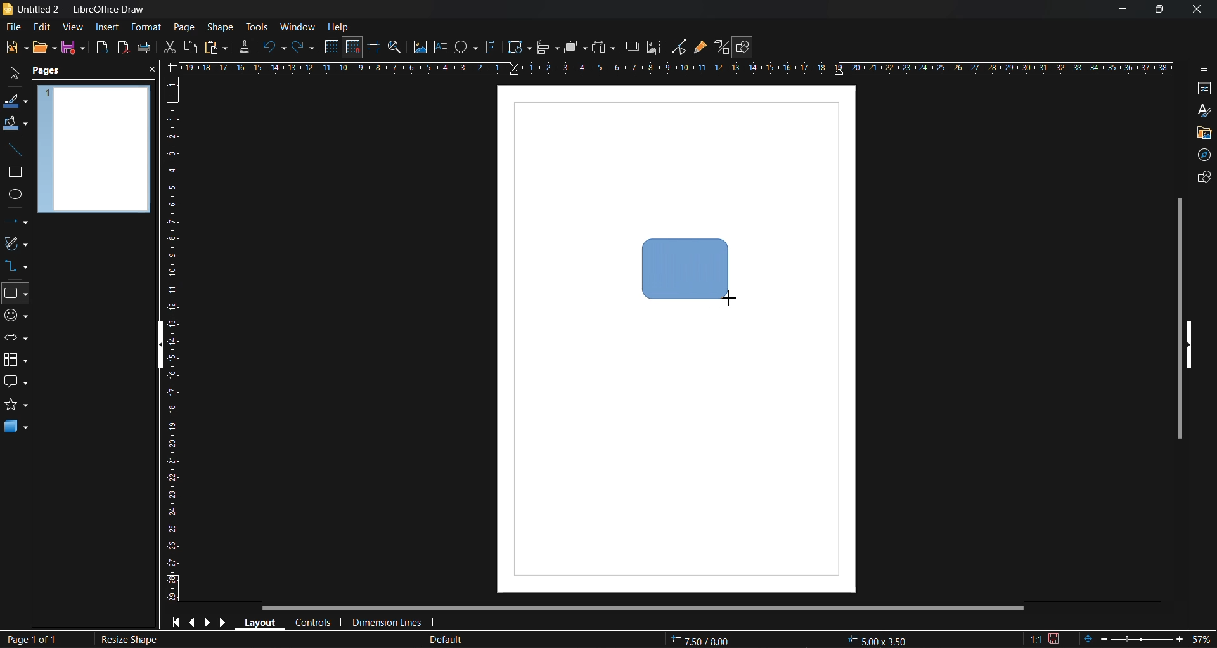 This screenshot has height=648, width=1217. What do you see at coordinates (16, 123) in the screenshot?
I see `fill color` at bounding box center [16, 123].